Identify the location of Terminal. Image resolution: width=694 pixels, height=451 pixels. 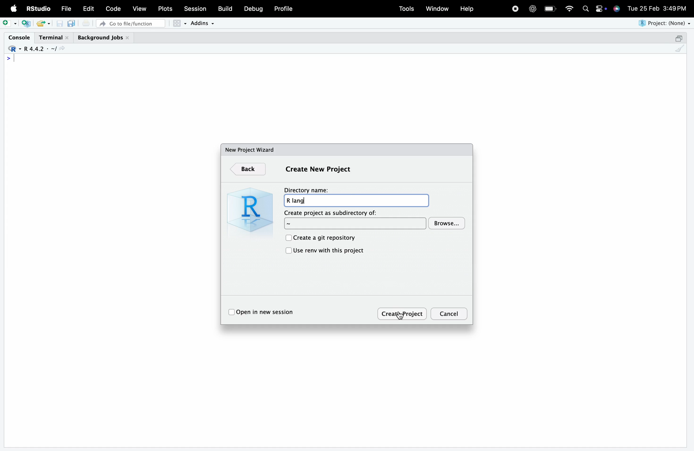
(54, 38).